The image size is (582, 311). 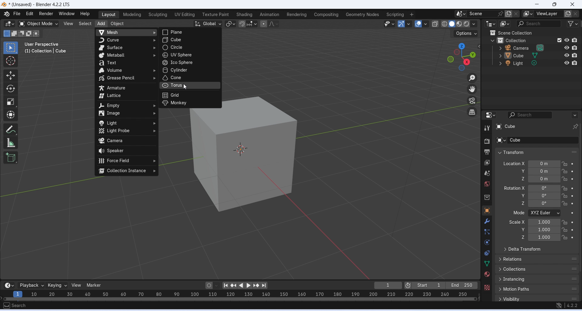 I want to click on World, so click(x=487, y=184).